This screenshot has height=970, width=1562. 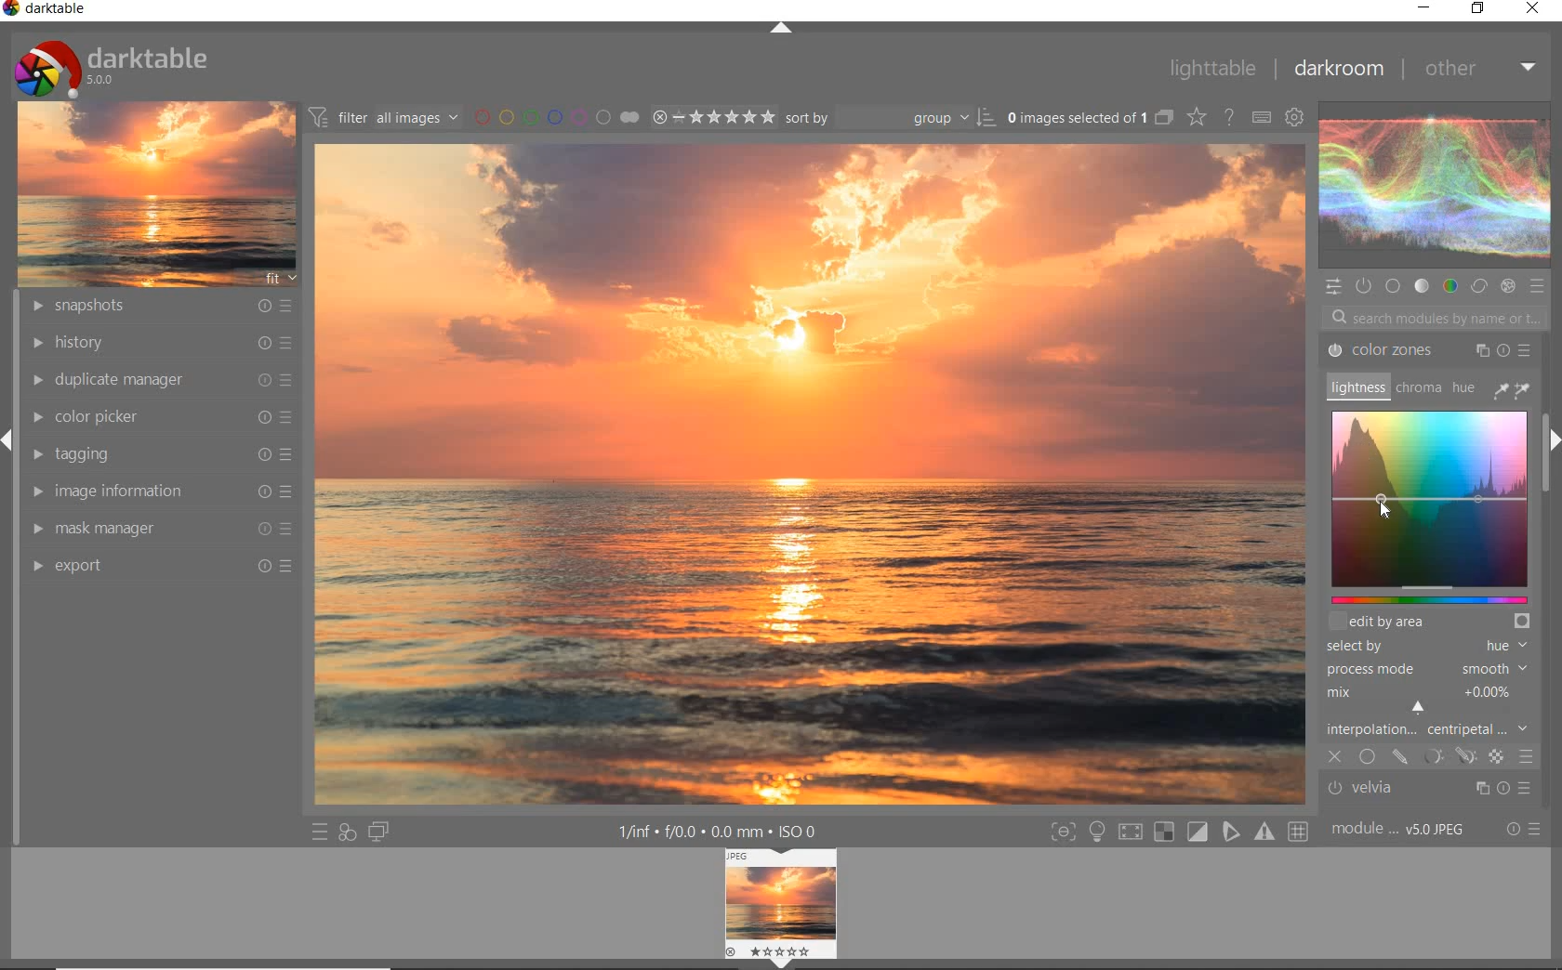 What do you see at coordinates (163, 564) in the screenshot?
I see `EXPORT` at bounding box center [163, 564].